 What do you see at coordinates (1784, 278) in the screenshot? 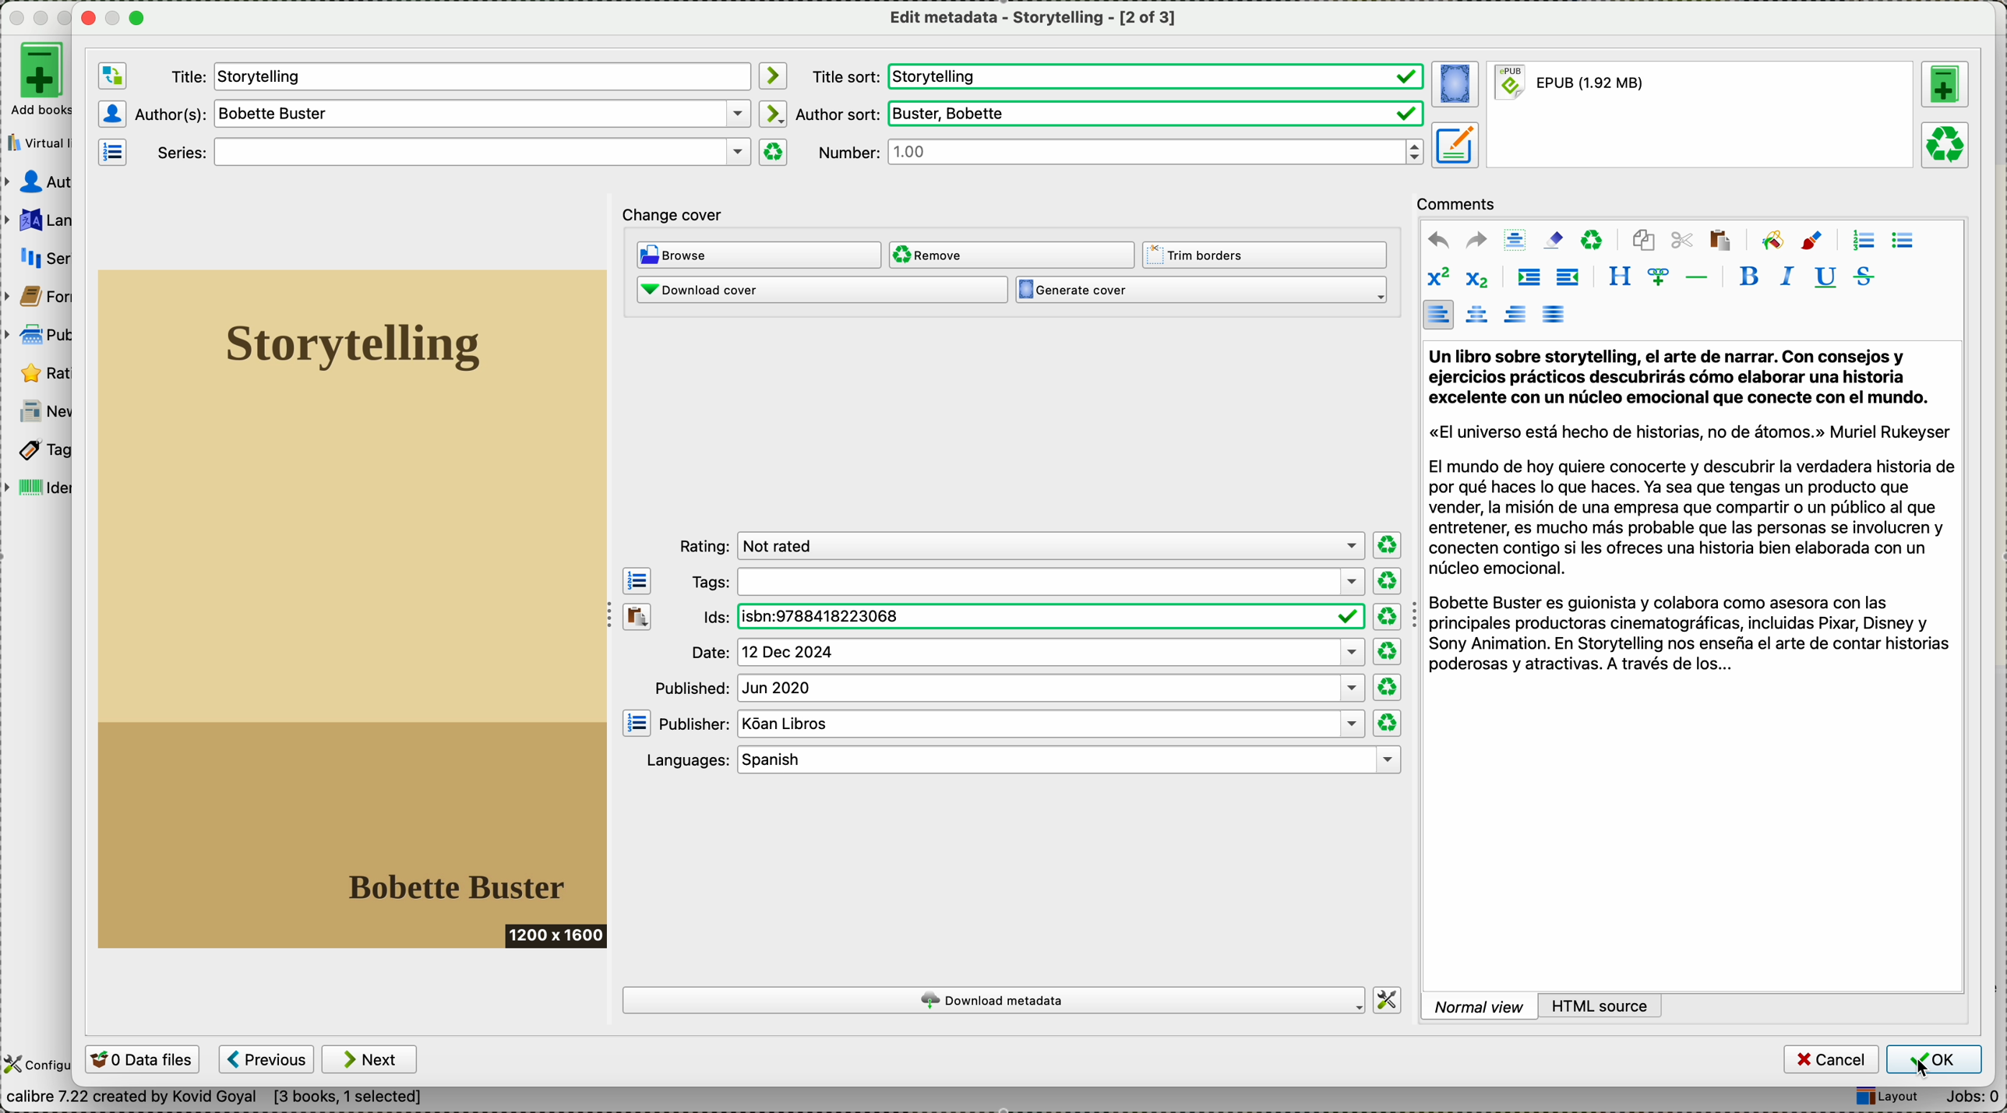
I see `italic` at bounding box center [1784, 278].